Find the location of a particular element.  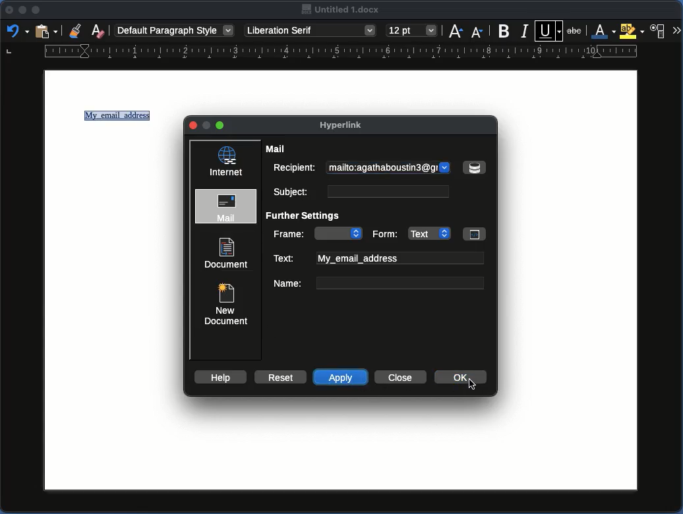

Subject is located at coordinates (359, 191).